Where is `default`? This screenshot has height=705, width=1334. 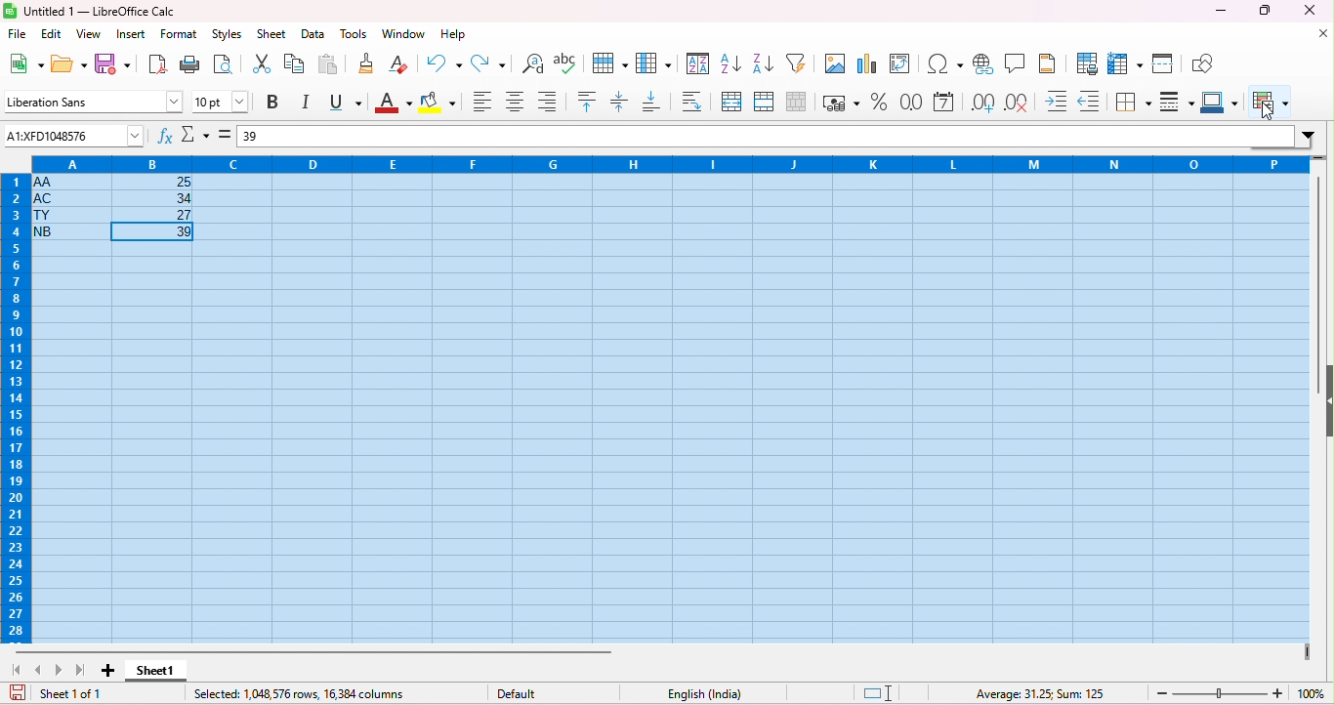
default is located at coordinates (523, 694).